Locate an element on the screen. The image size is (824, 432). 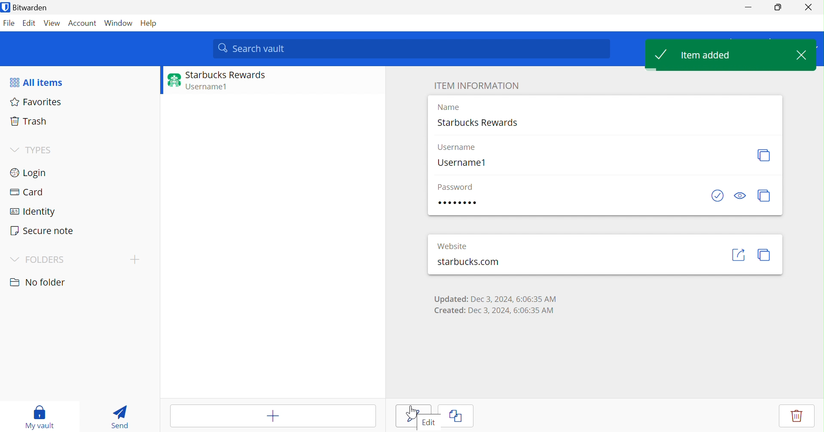
Updated: Dec 3, 2024, 6:06:35 AM is located at coordinates (495, 300).